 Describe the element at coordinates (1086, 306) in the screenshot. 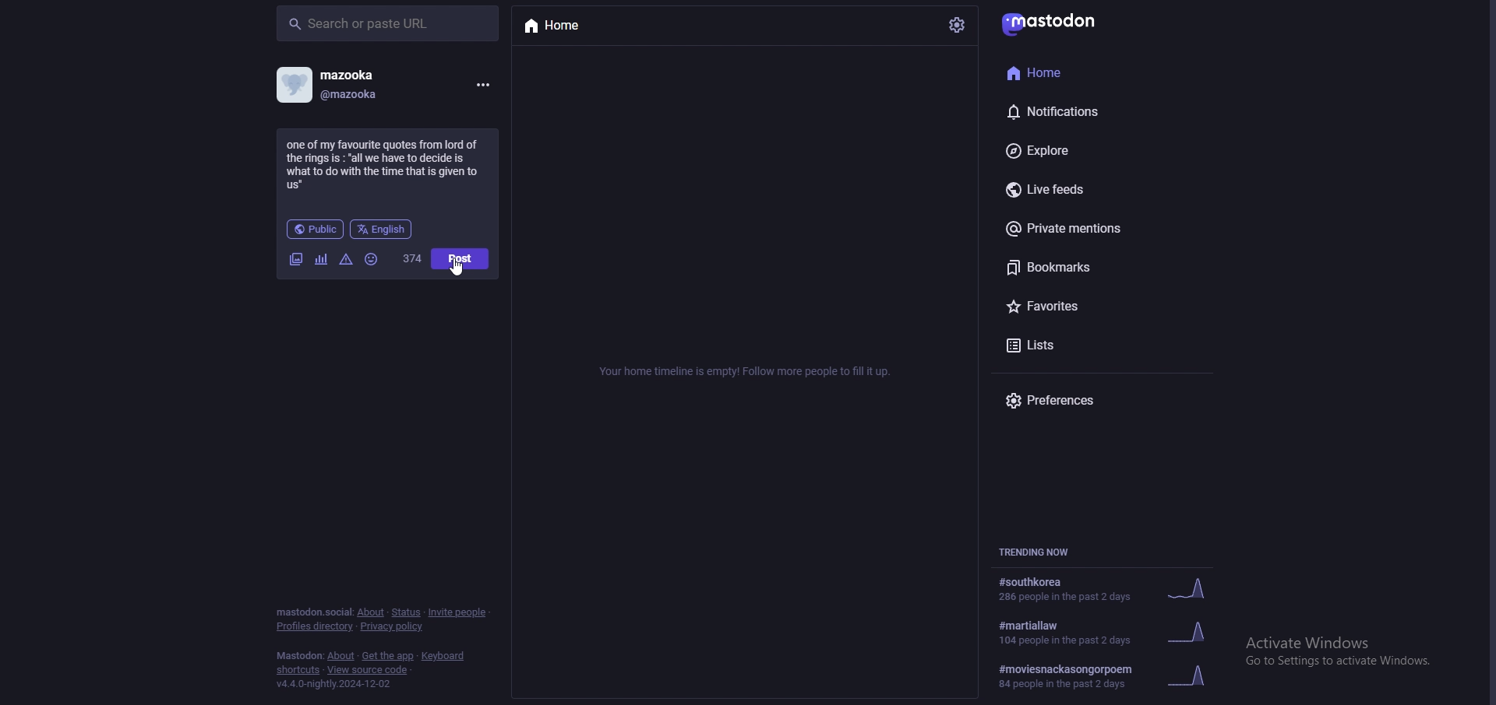

I see `favourites` at that location.